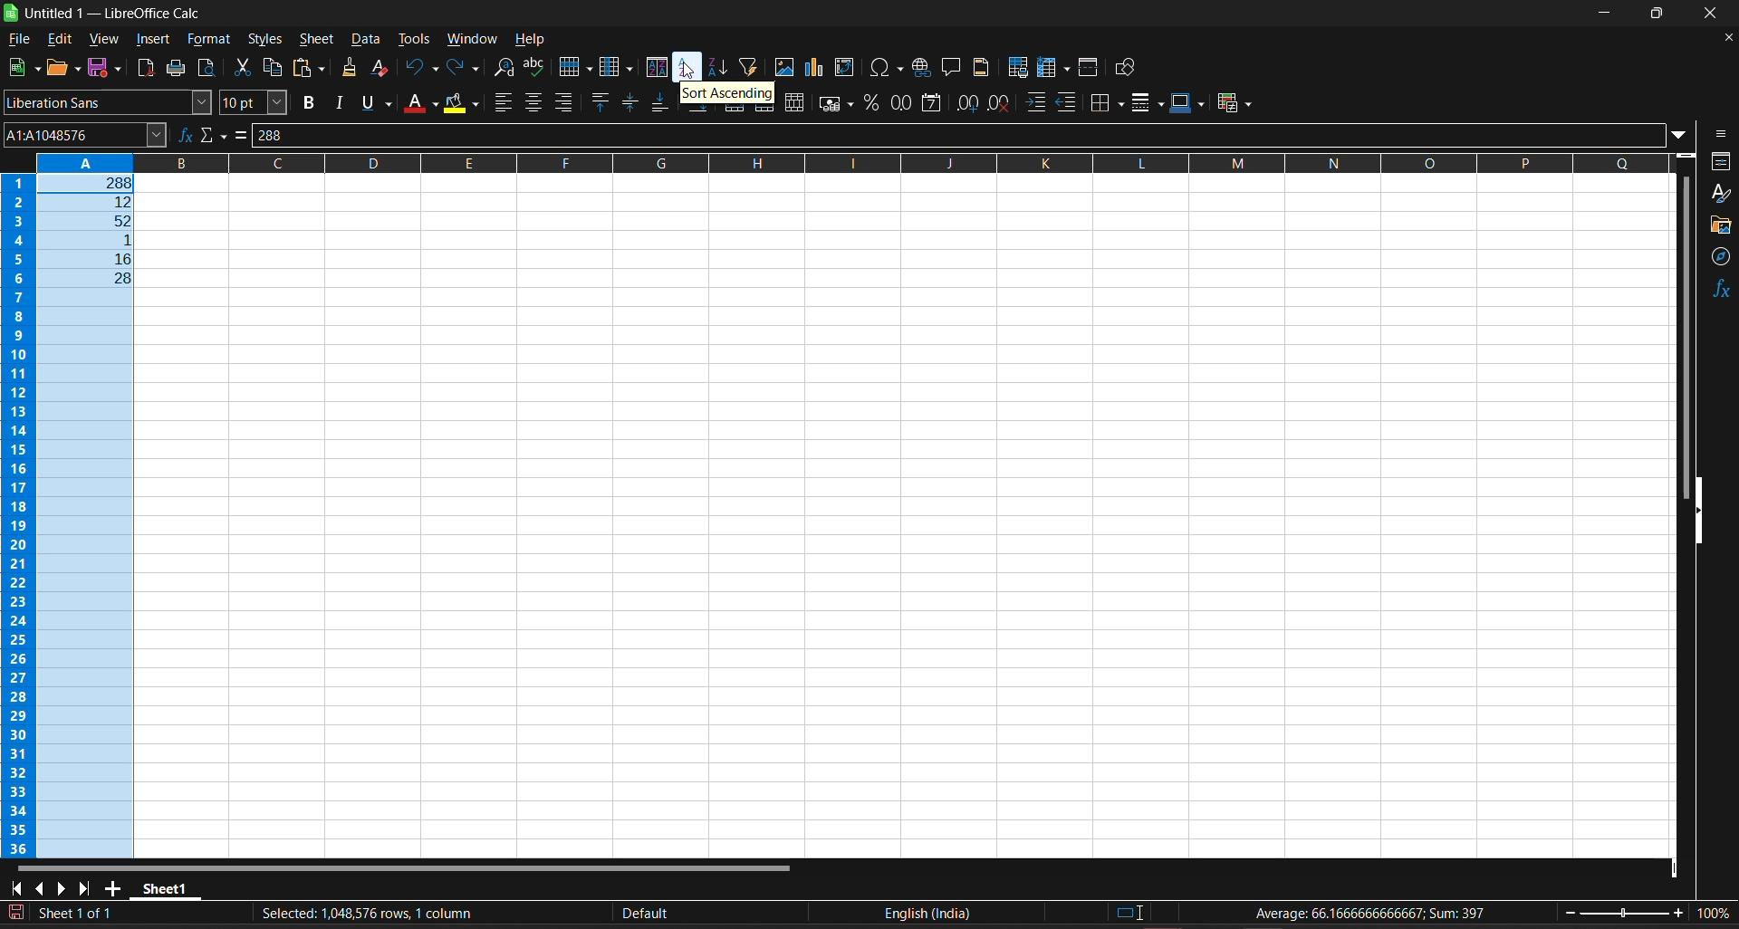 The image size is (1739, 929). What do you see at coordinates (60, 40) in the screenshot?
I see `edit` at bounding box center [60, 40].